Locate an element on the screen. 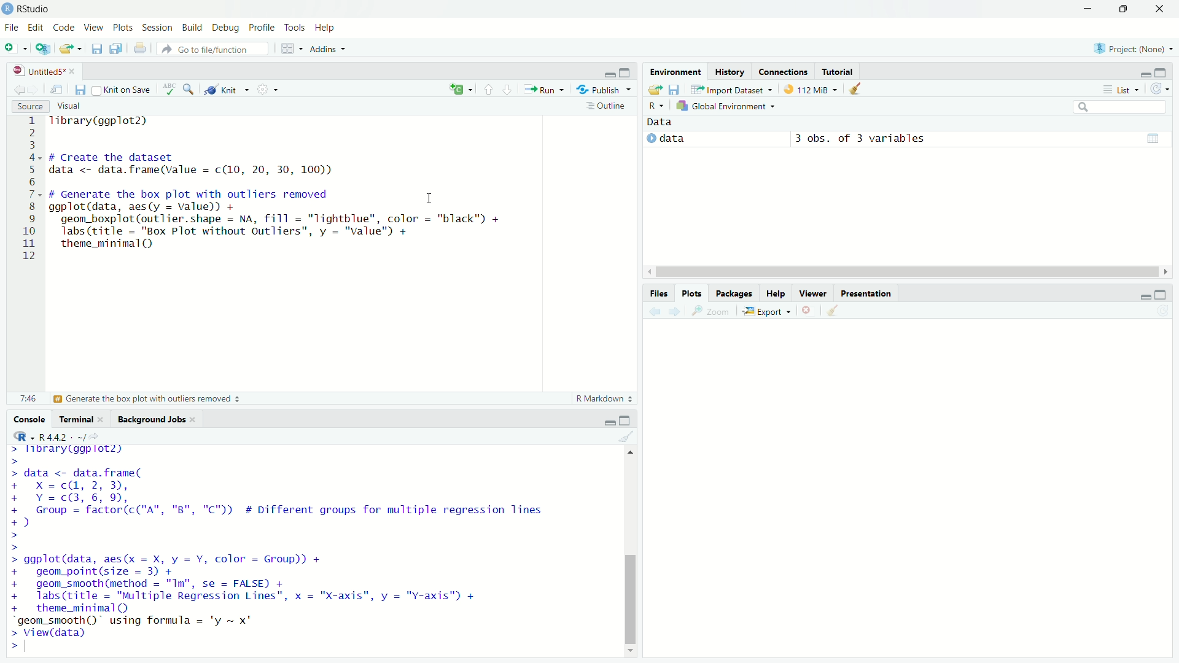 This screenshot has width=1179, height=663. minimise is located at coordinates (604, 74).